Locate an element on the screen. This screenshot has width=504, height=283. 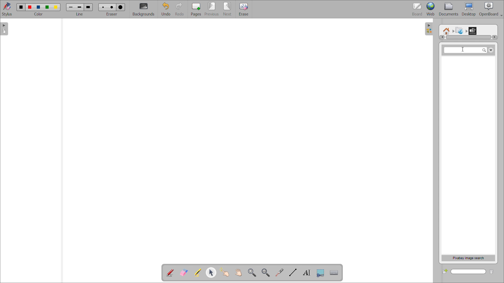
delete is located at coordinates (494, 271).